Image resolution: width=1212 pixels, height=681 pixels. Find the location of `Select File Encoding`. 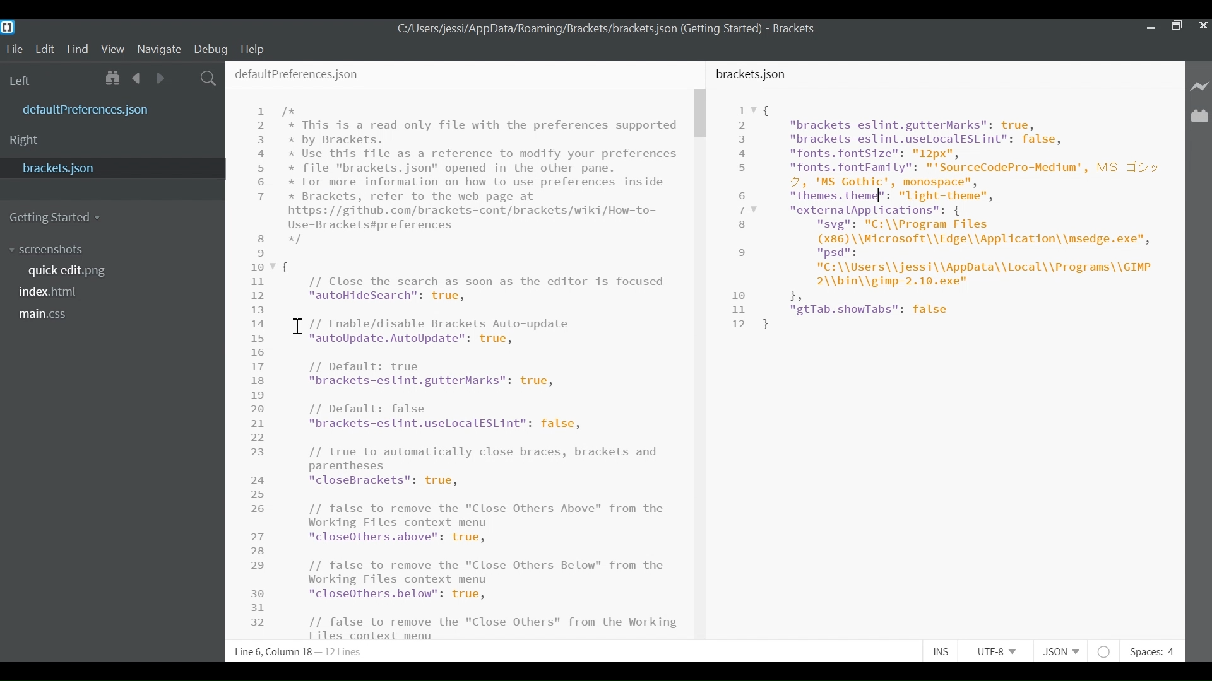

Select File Encoding is located at coordinates (997, 653).